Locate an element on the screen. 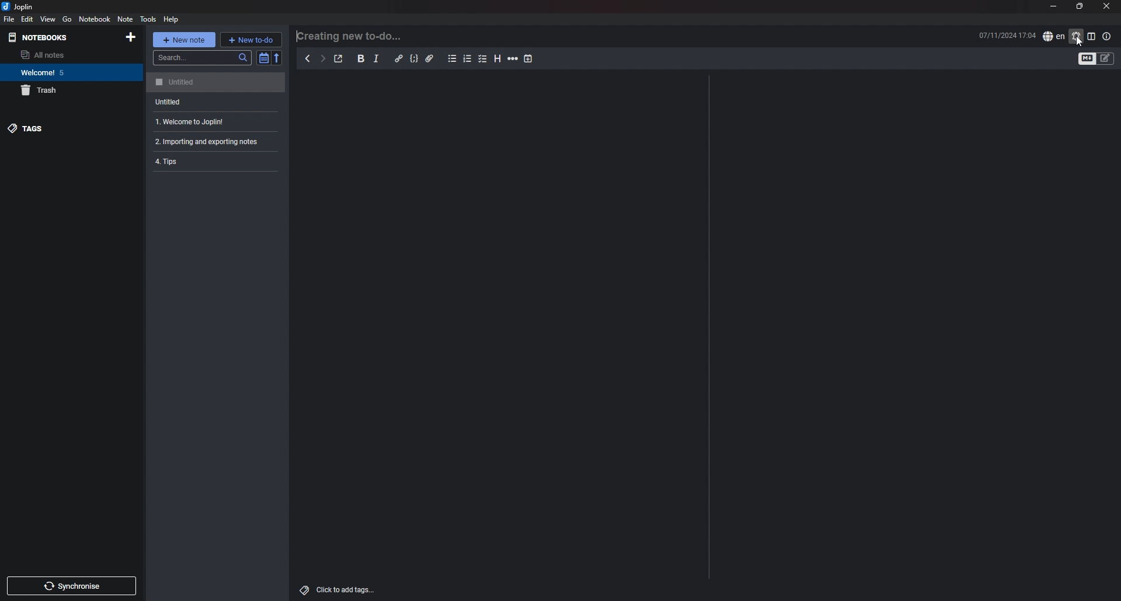  edit is located at coordinates (27, 19).